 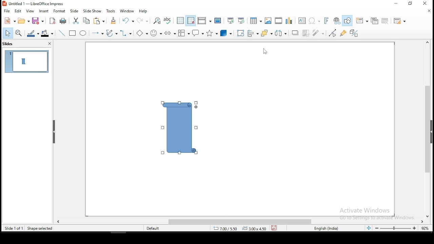 What do you see at coordinates (279, 20) in the screenshot?
I see `insert audio or video` at bounding box center [279, 20].